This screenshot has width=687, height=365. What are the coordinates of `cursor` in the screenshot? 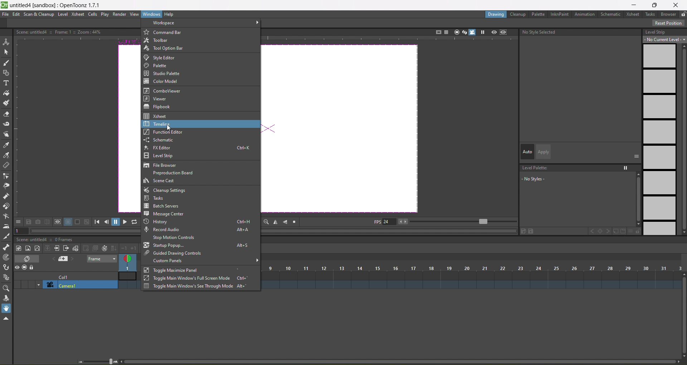 It's located at (170, 127).